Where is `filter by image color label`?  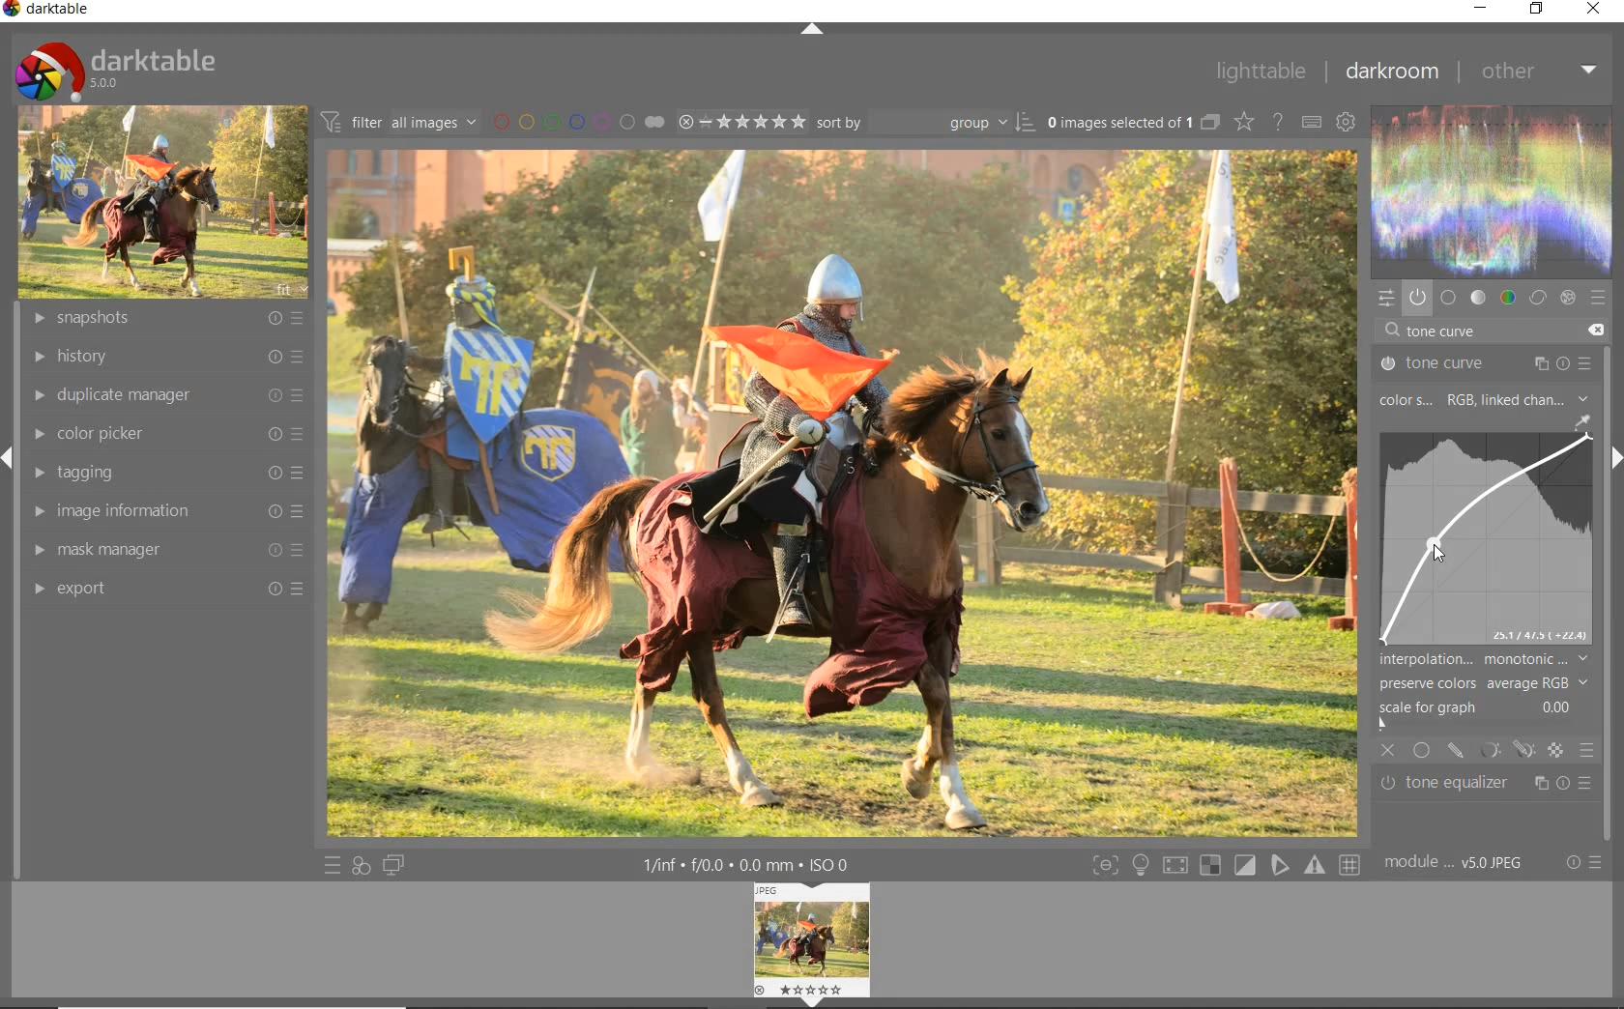
filter by image color label is located at coordinates (576, 121).